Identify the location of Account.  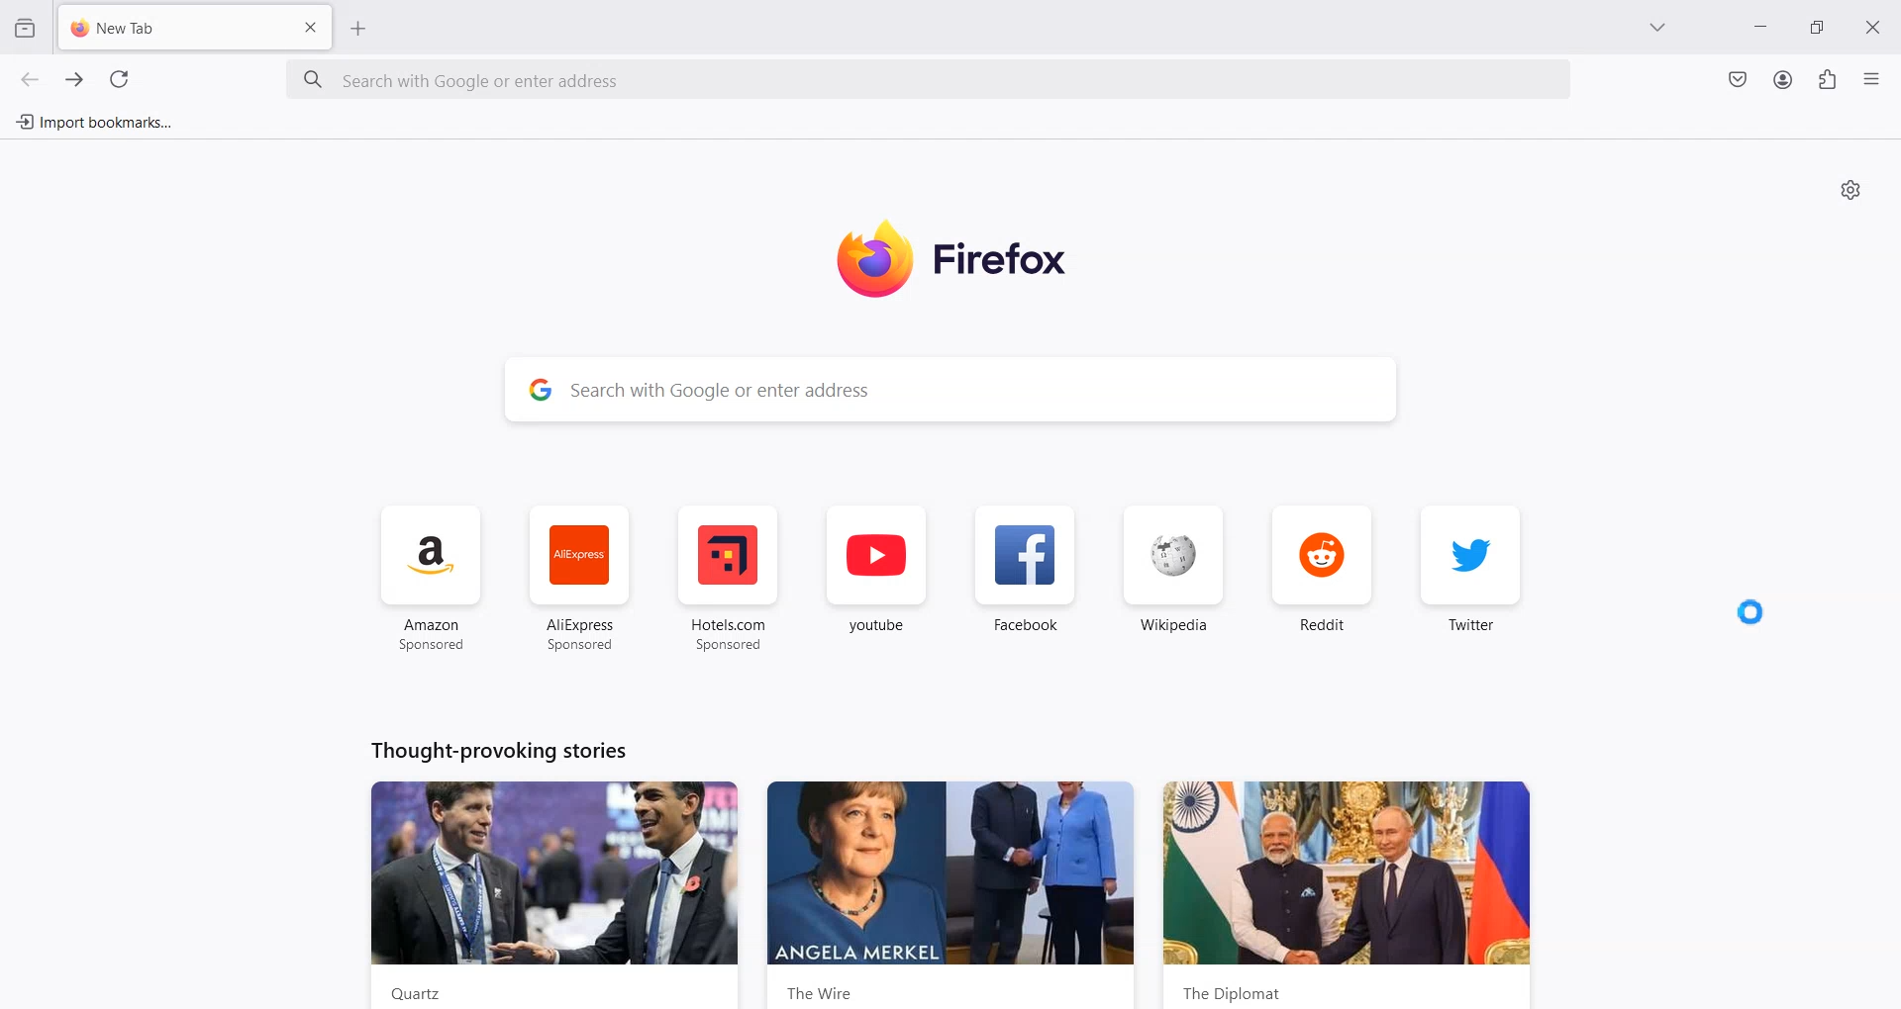
(1783, 79).